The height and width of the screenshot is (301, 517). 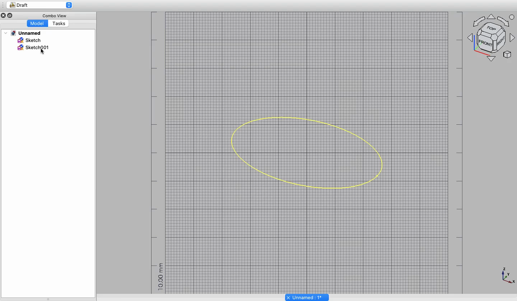 I want to click on Unnamed, so click(x=25, y=33).